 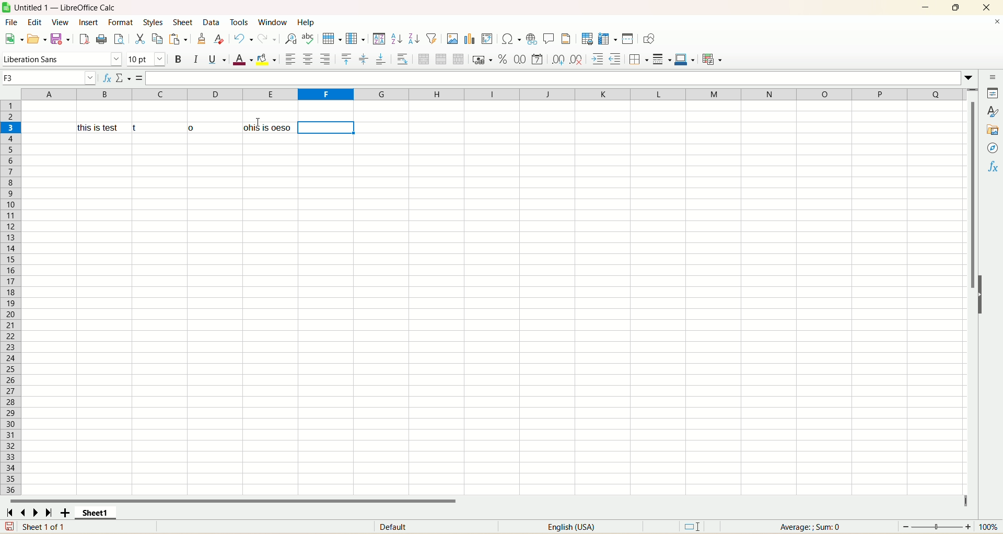 What do you see at coordinates (452, 39) in the screenshot?
I see `insert image` at bounding box center [452, 39].